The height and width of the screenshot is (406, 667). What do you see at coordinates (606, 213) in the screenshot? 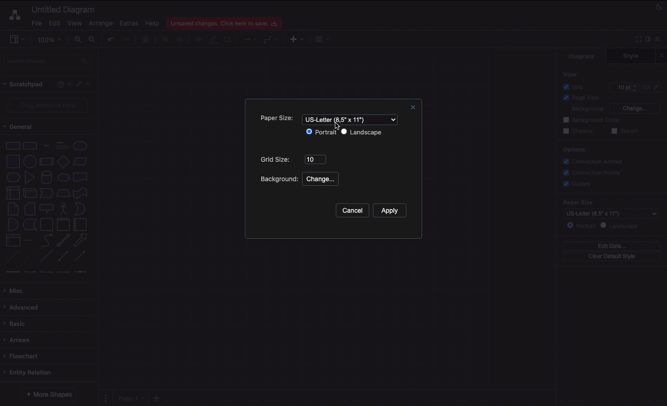
I see `US-Letter (8.5" x 11')` at bounding box center [606, 213].